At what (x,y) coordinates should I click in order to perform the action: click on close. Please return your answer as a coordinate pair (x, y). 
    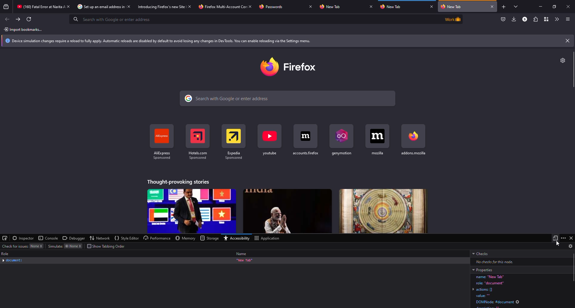
    Looking at the image, I should click on (311, 6).